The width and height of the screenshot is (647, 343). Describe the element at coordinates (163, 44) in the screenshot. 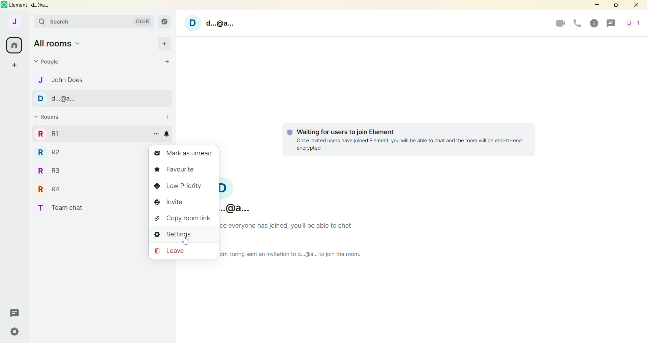

I see `add` at that location.